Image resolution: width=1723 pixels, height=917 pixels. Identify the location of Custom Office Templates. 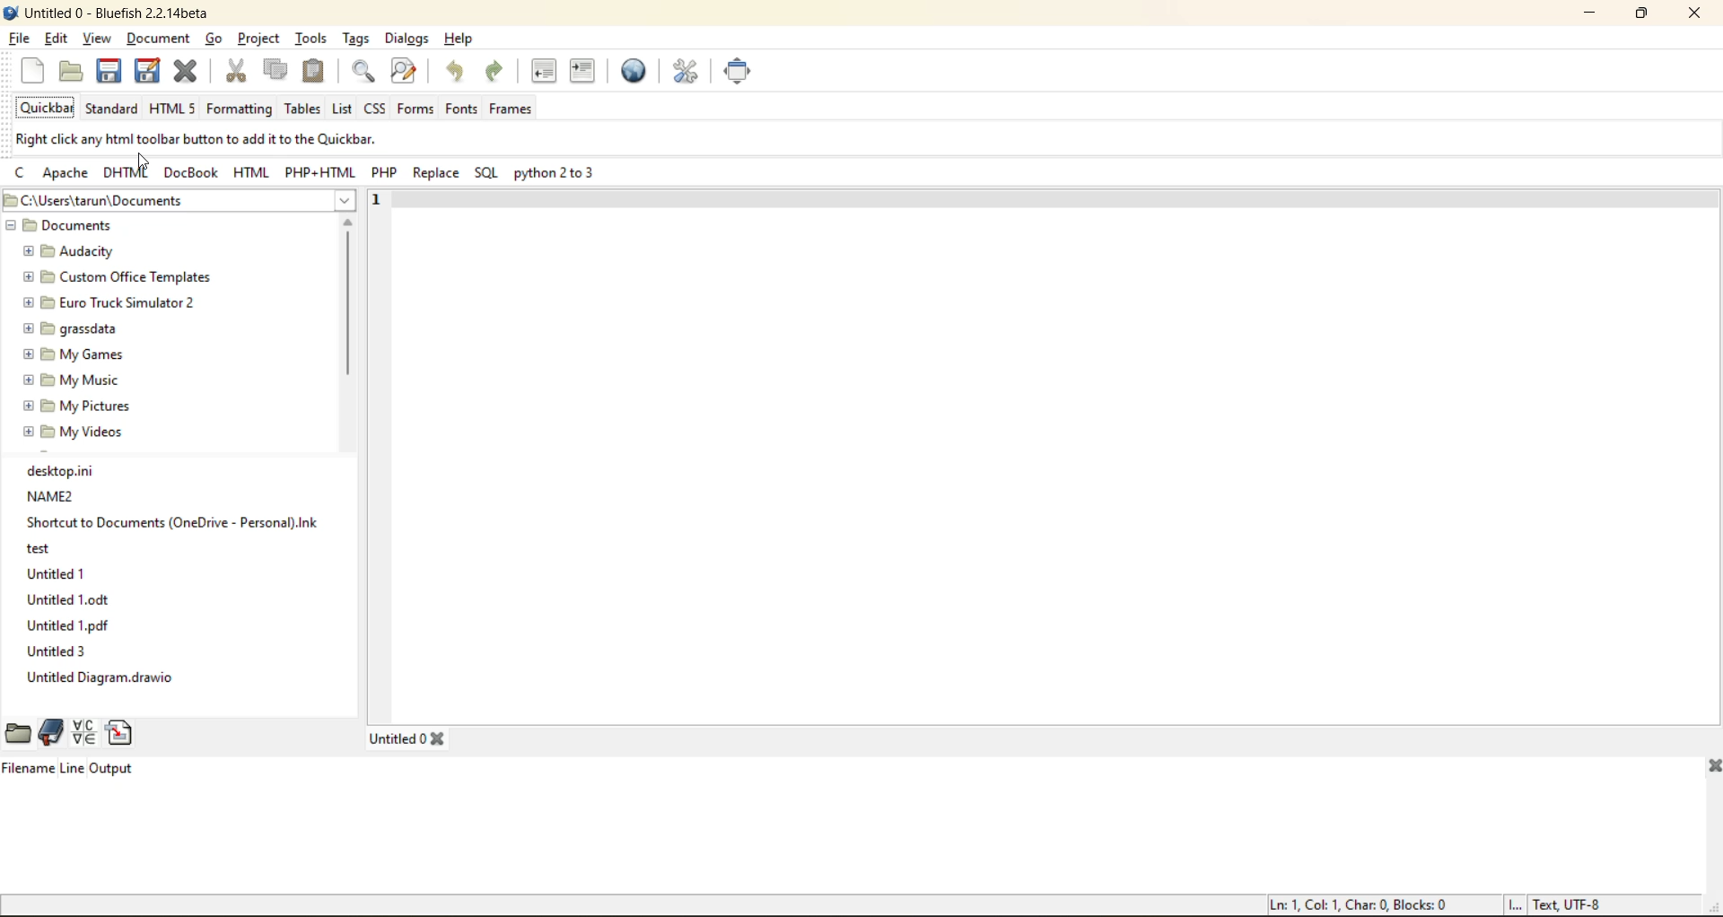
(123, 277).